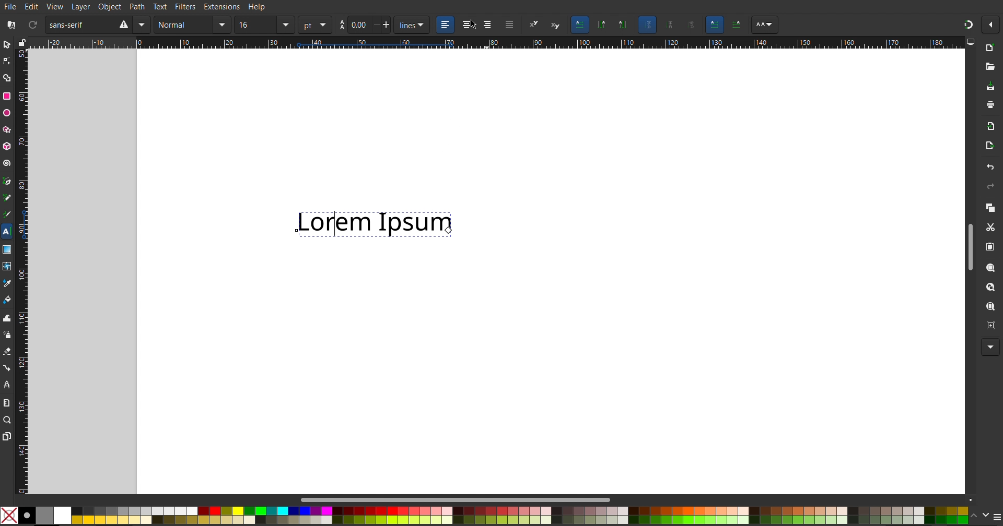 Image resolution: width=1003 pixels, height=526 pixels. Describe the element at coordinates (10, 214) in the screenshot. I see `Calligraphy Tool` at that location.